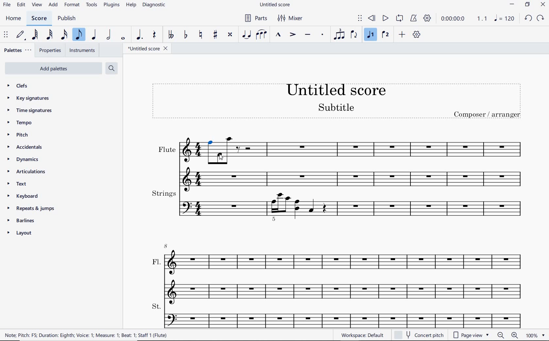  I want to click on PLUGINS, so click(112, 6).